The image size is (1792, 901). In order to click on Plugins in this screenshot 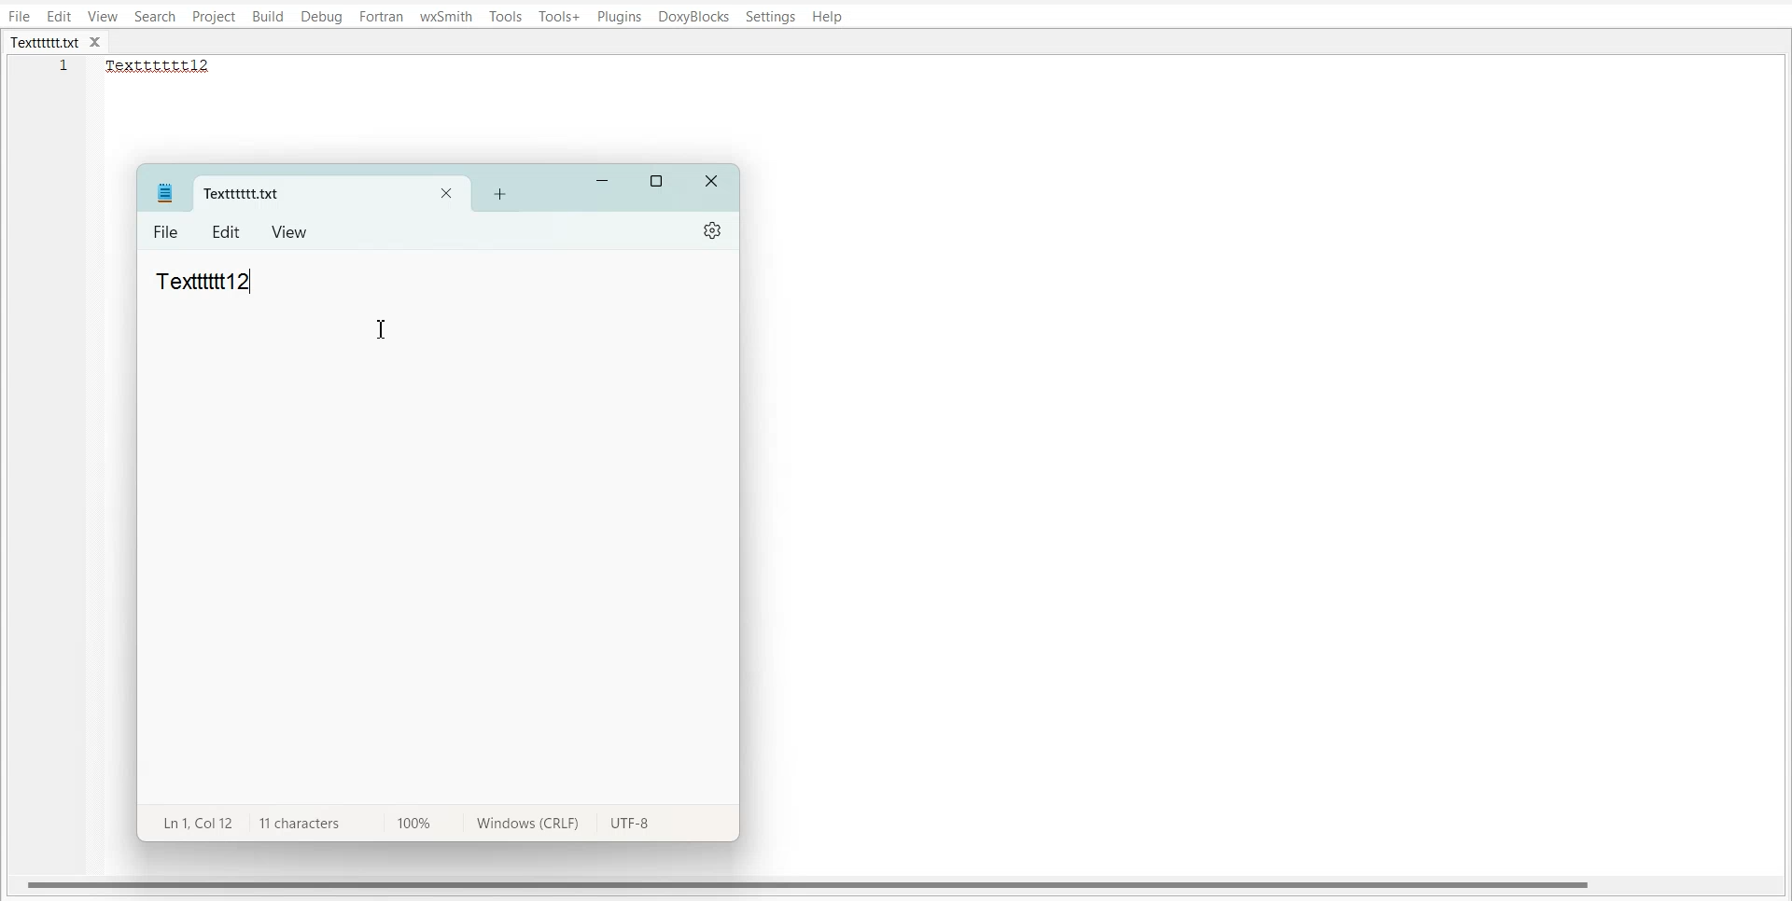, I will do `click(621, 17)`.